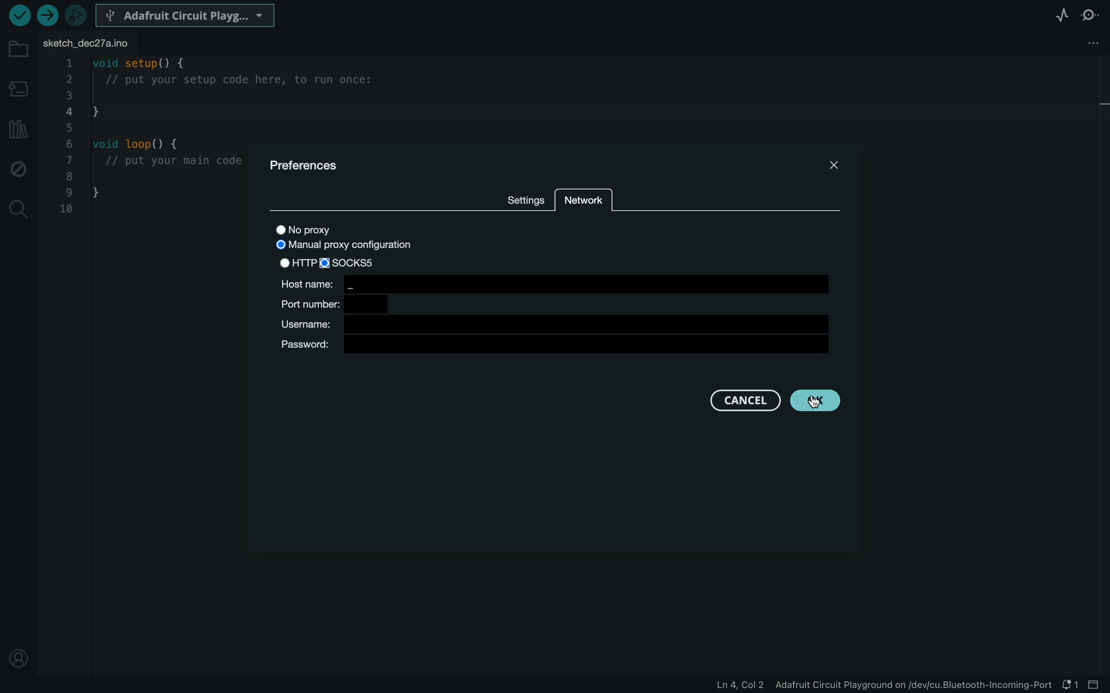 The height and width of the screenshot is (693, 1110). What do you see at coordinates (18, 166) in the screenshot?
I see `debug` at bounding box center [18, 166].